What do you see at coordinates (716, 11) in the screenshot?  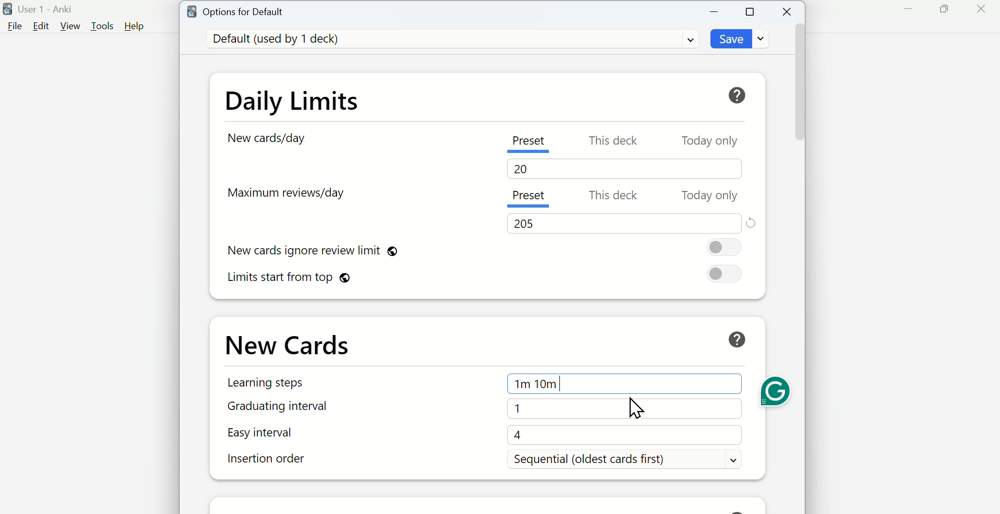 I see `Minimize` at bounding box center [716, 11].